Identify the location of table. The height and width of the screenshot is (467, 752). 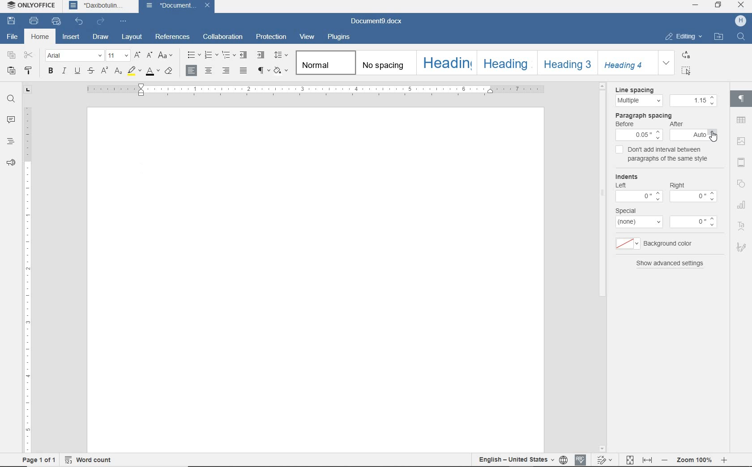
(742, 120).